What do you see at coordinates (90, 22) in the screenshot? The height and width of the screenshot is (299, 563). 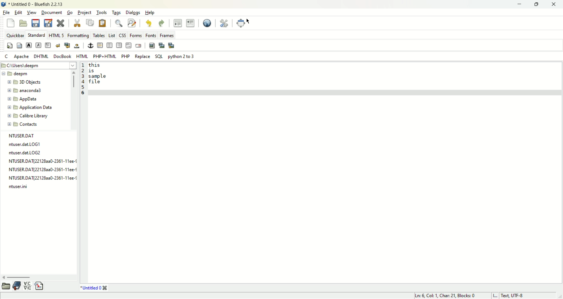 I see `copy` at bounding box center [90, 22].